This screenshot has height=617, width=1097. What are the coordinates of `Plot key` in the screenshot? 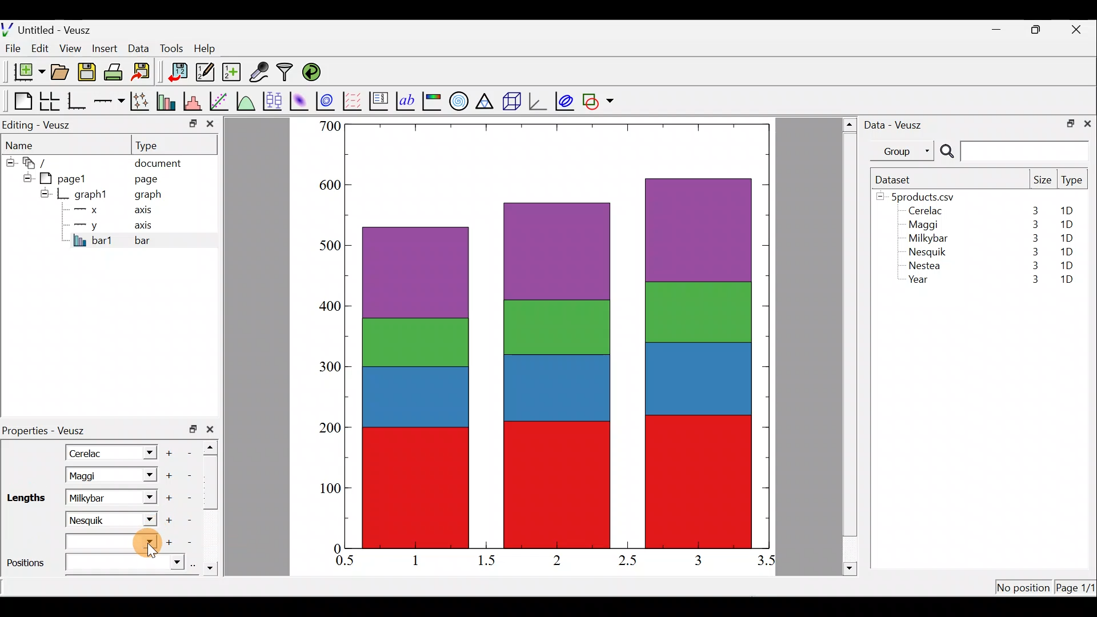 It's located at (380, 100).